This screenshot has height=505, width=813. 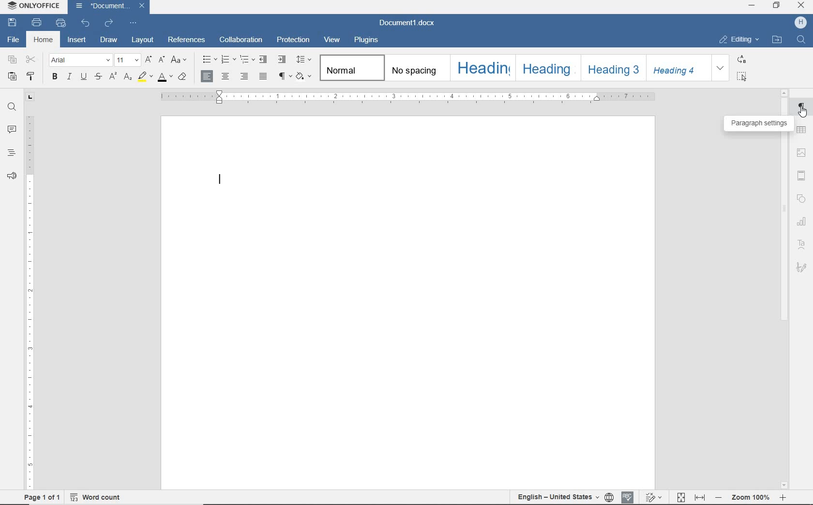 What do you see at coordinates (110, 40) in the screenshot?
I see `draw` at bounding box center [110, 40].